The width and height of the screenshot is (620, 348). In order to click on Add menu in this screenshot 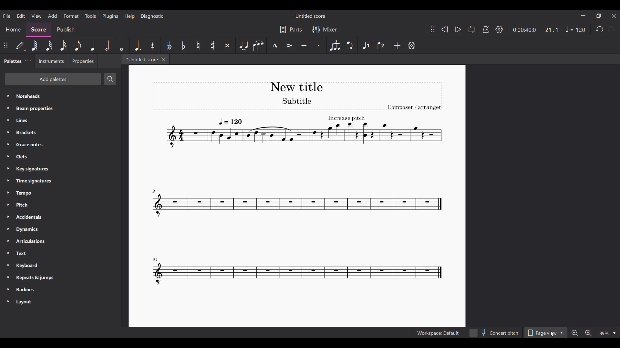, I will do `click(52, 15)`.